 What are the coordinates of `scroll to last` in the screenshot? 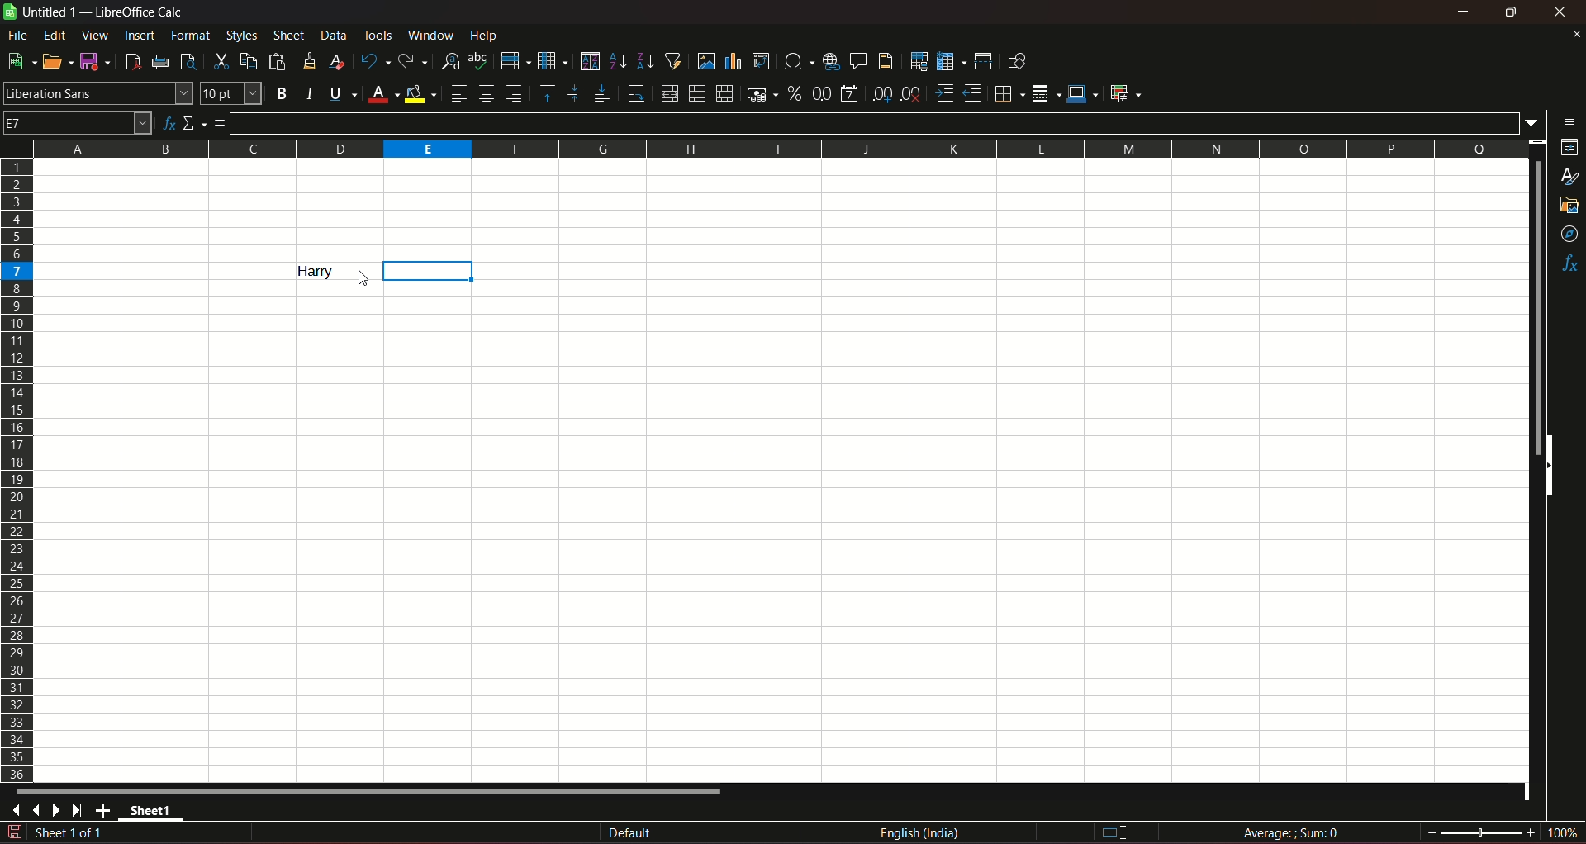 It's located at (82, 811).